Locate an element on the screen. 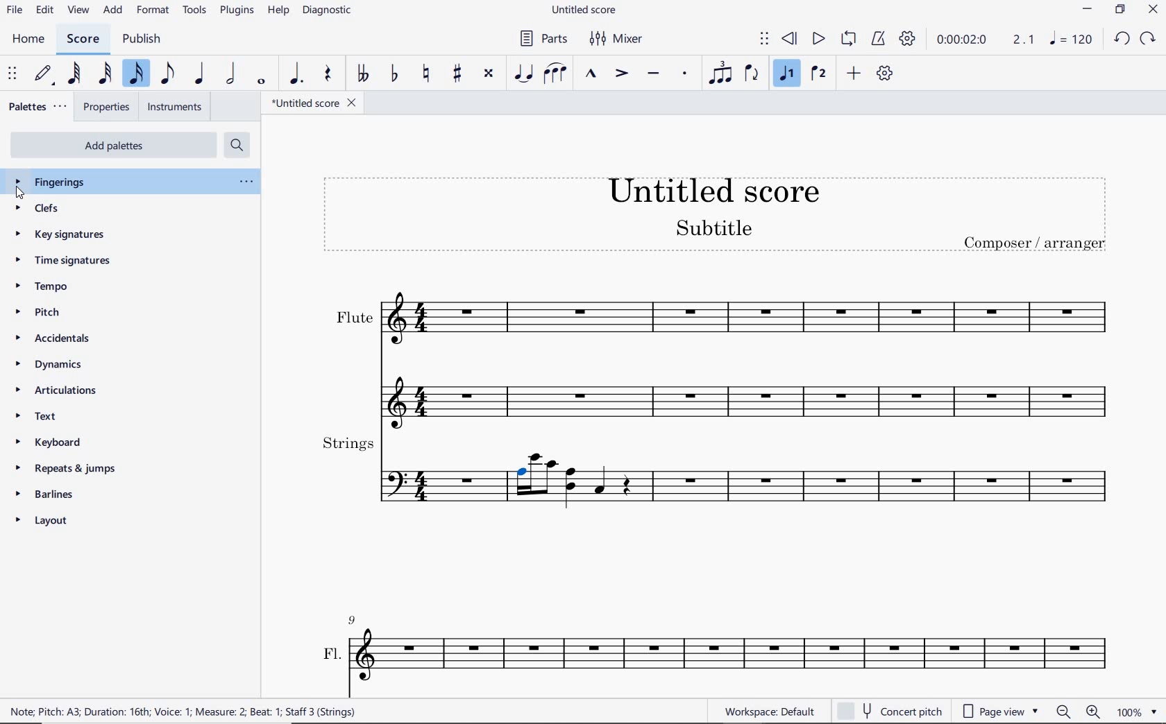 This screenshot has width=1166, height=724. zoom out or zoom in is located at coordinates (1079, 711).